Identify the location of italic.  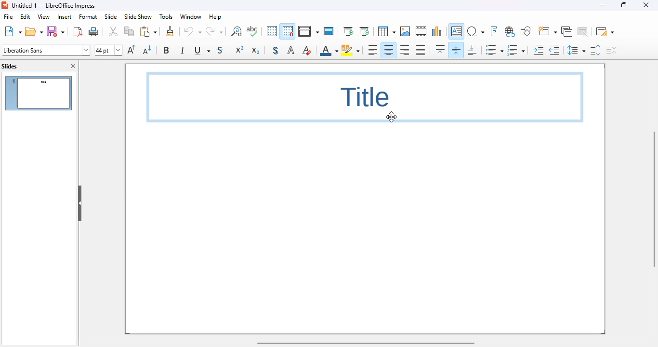
(183, 50).